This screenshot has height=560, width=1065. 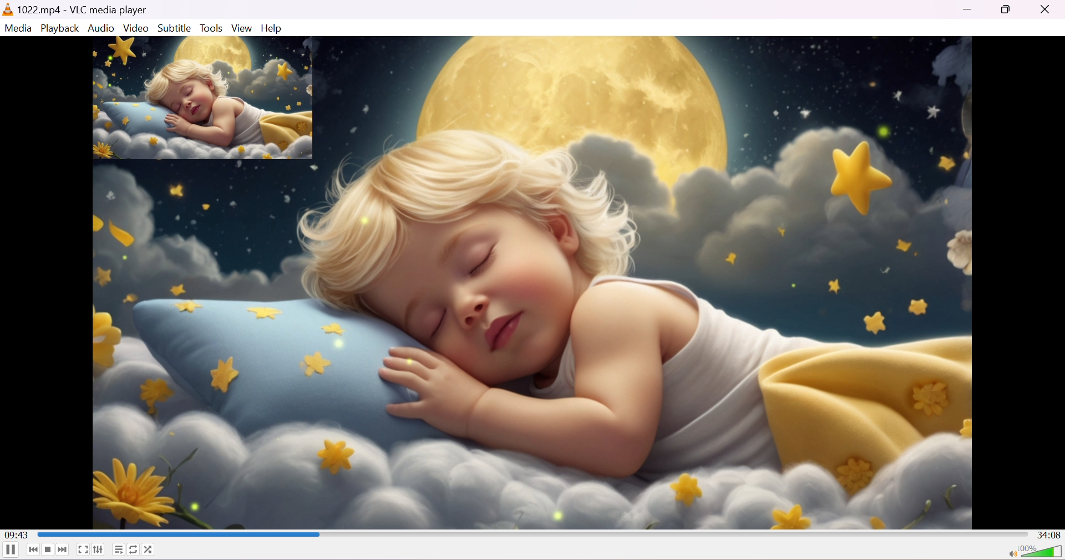 I want to click on Mute, so click(x=1010, y=552).